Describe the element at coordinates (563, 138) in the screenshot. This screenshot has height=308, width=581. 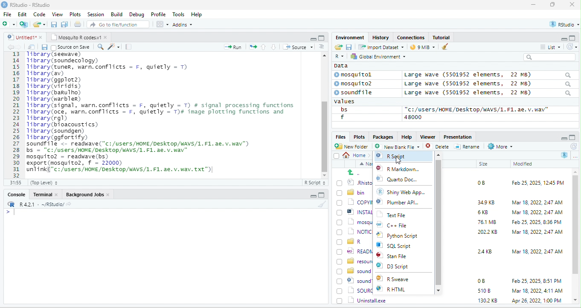
I see `minimize` at that location.